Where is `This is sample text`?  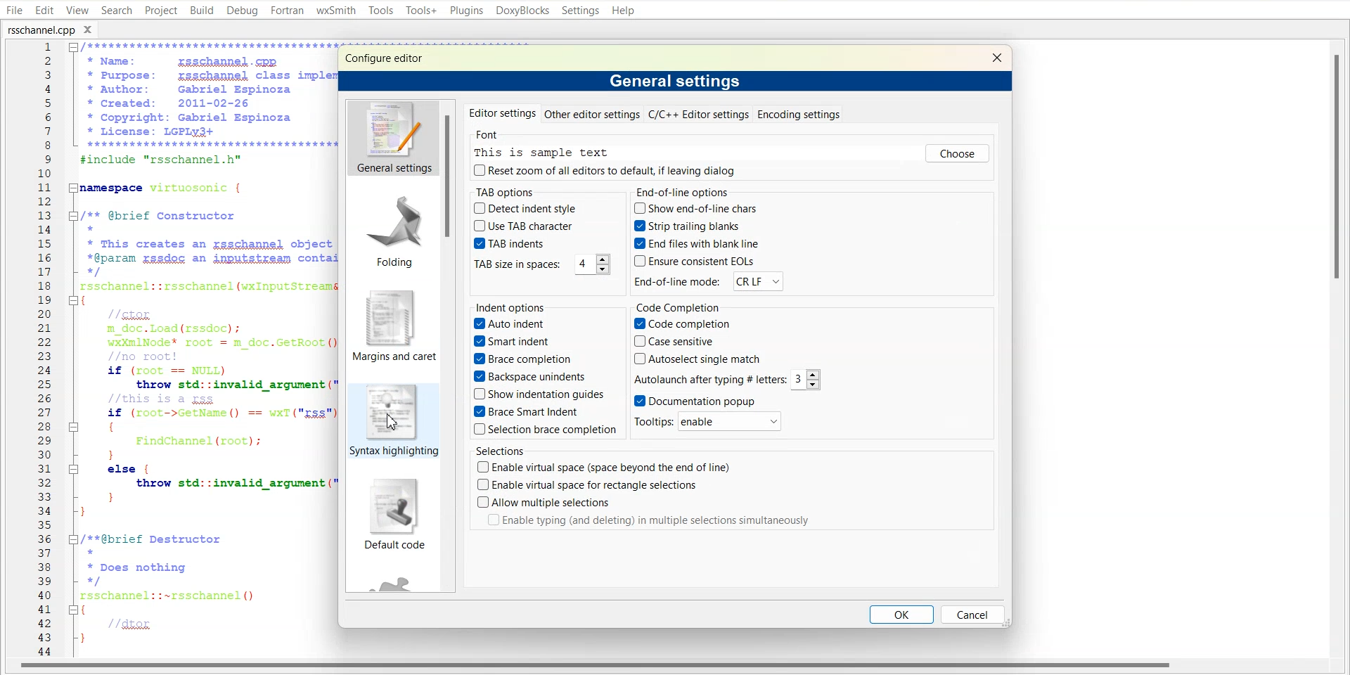
This is sample text is located at coordinates (695, 152).